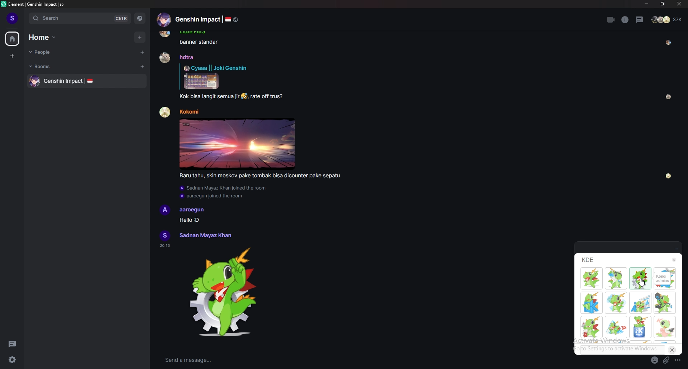  I want to click on home, so click(46, 37).